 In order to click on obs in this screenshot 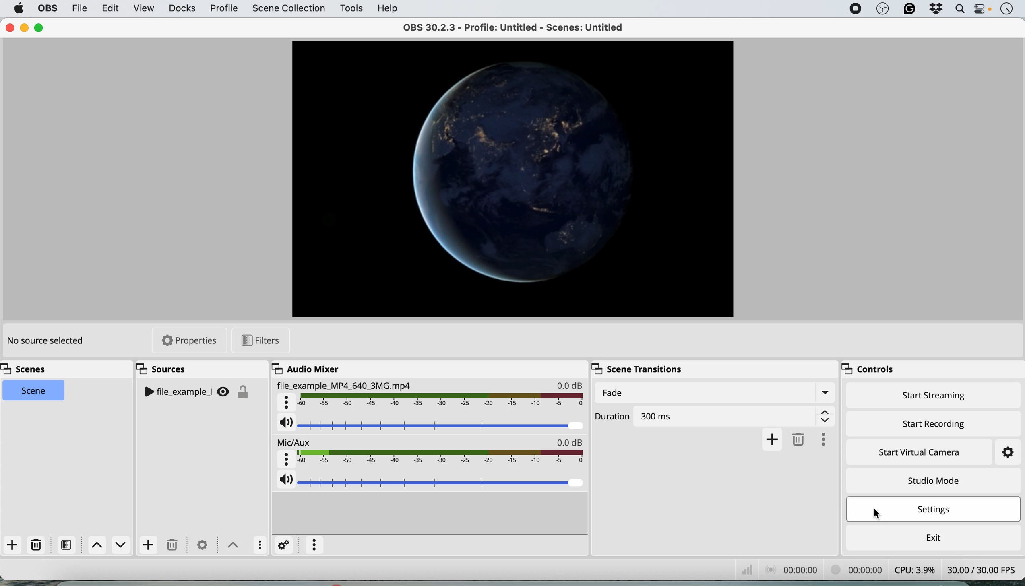, I will do `click(46, 8)`.